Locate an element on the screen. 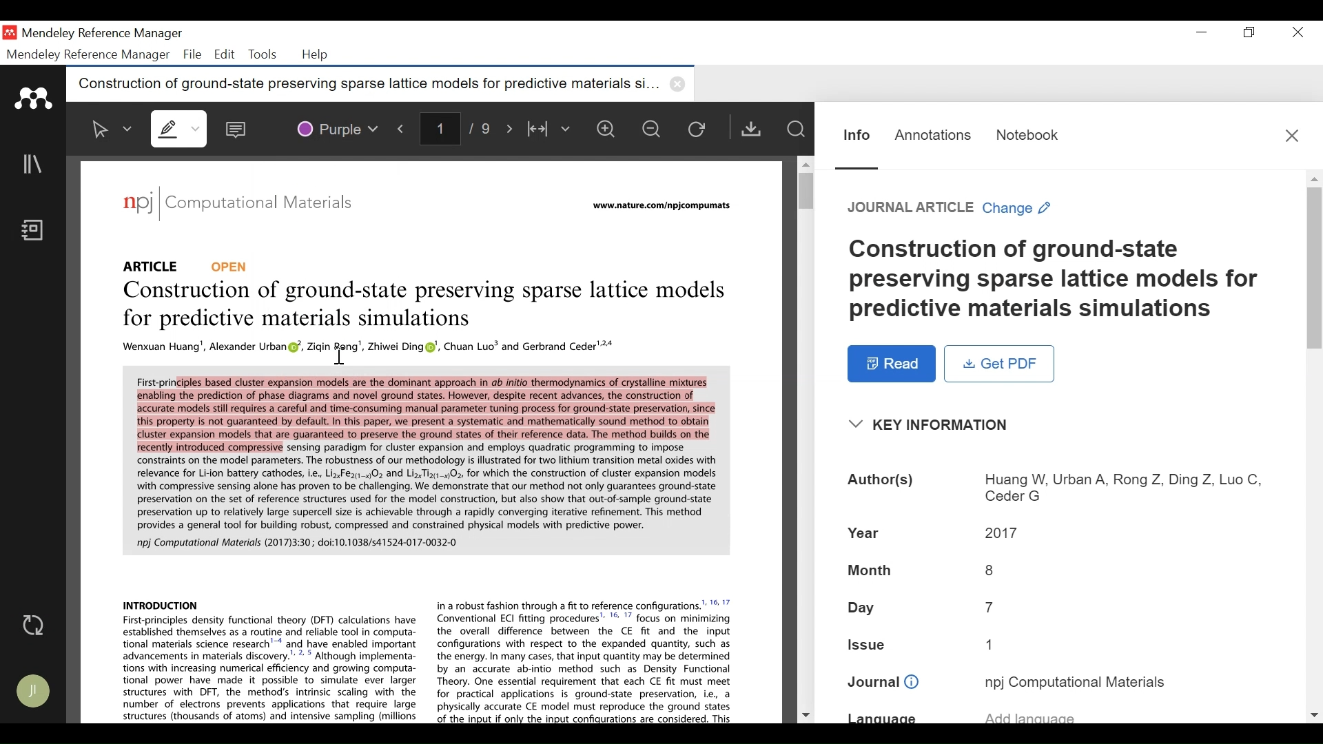 The image size is (1323, 744). Vertical Scroll bar is located at coordinates (805, 189).